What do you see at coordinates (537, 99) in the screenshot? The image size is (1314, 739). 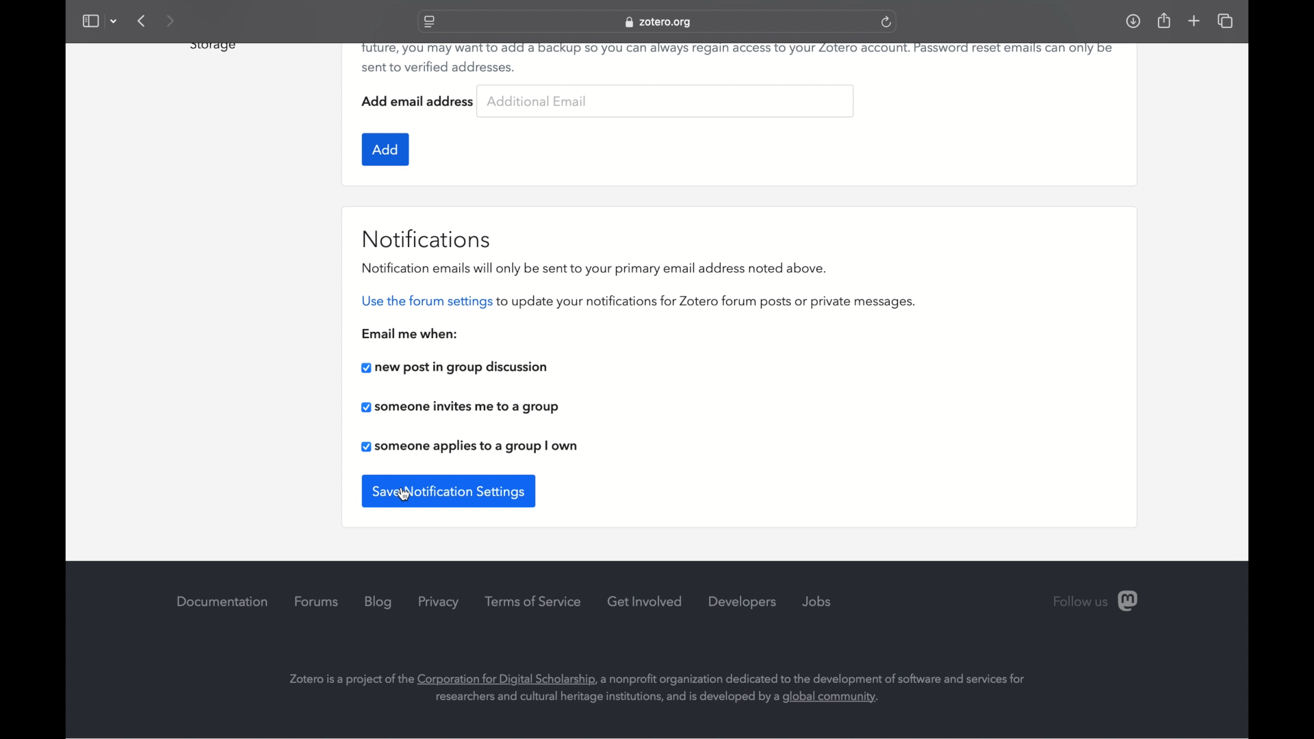 I see `additional email` at bounding box center [537, 99].